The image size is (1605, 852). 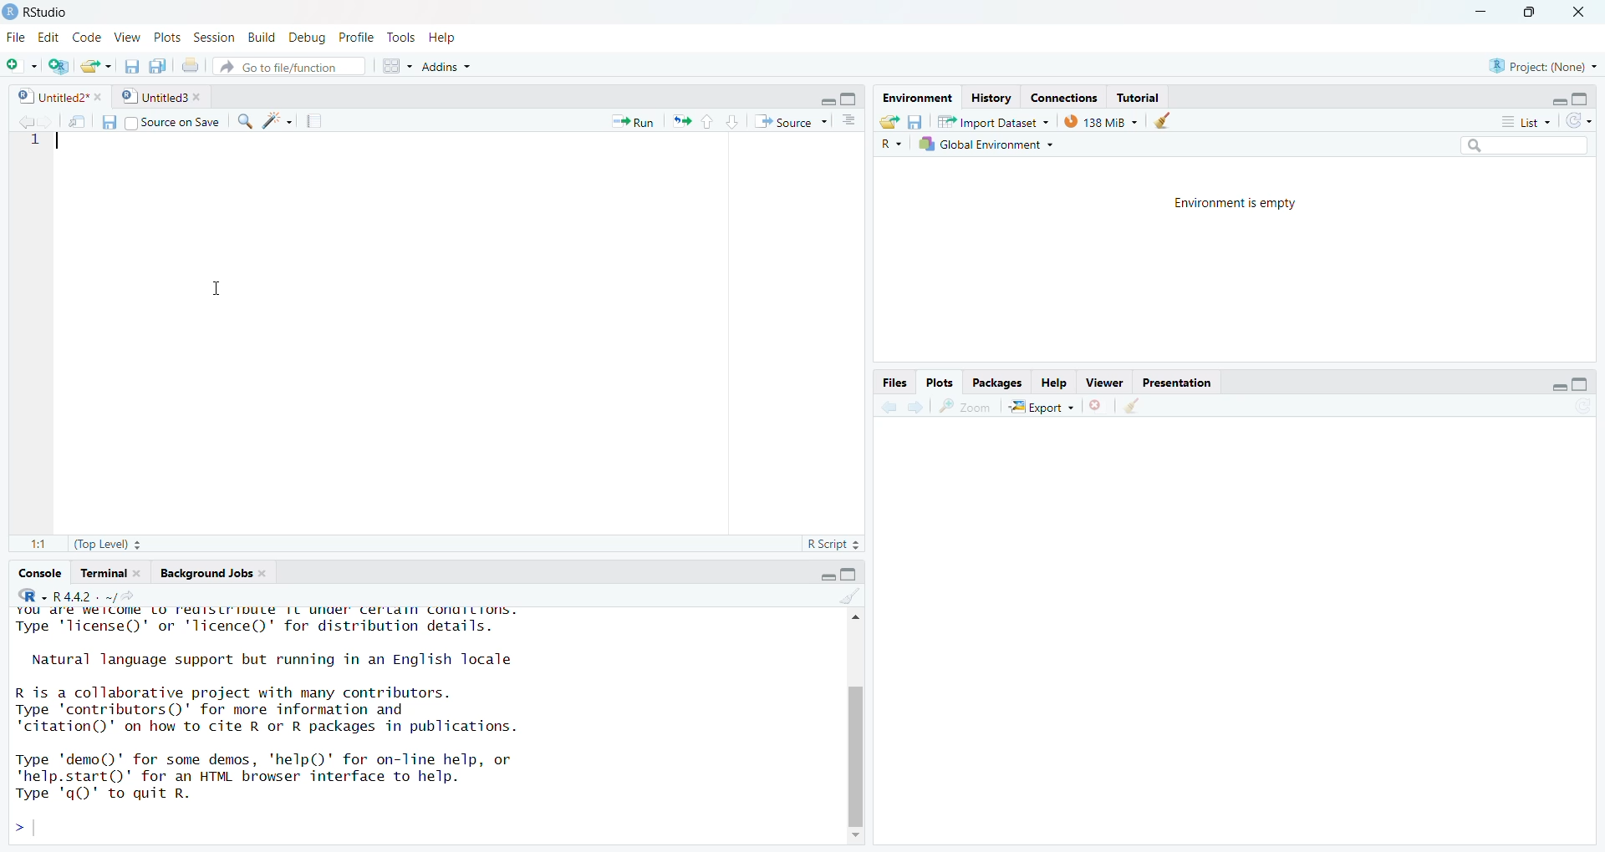 What do you see at coordinates (393, 66) in the screenshot?
I see `workspaces panes` at bounding box center [393, 66].